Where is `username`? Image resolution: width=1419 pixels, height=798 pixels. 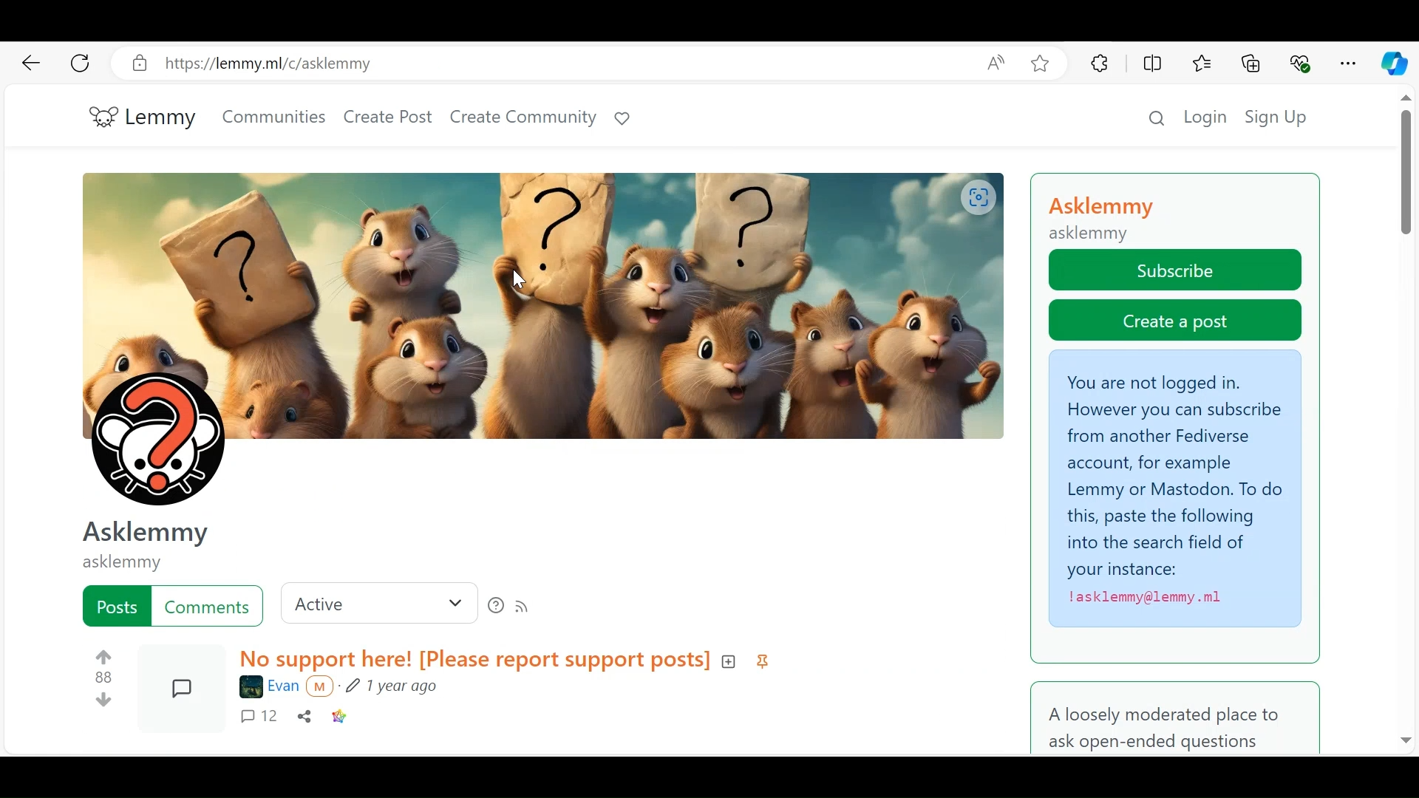 username is located at coordinates (1106, 208).